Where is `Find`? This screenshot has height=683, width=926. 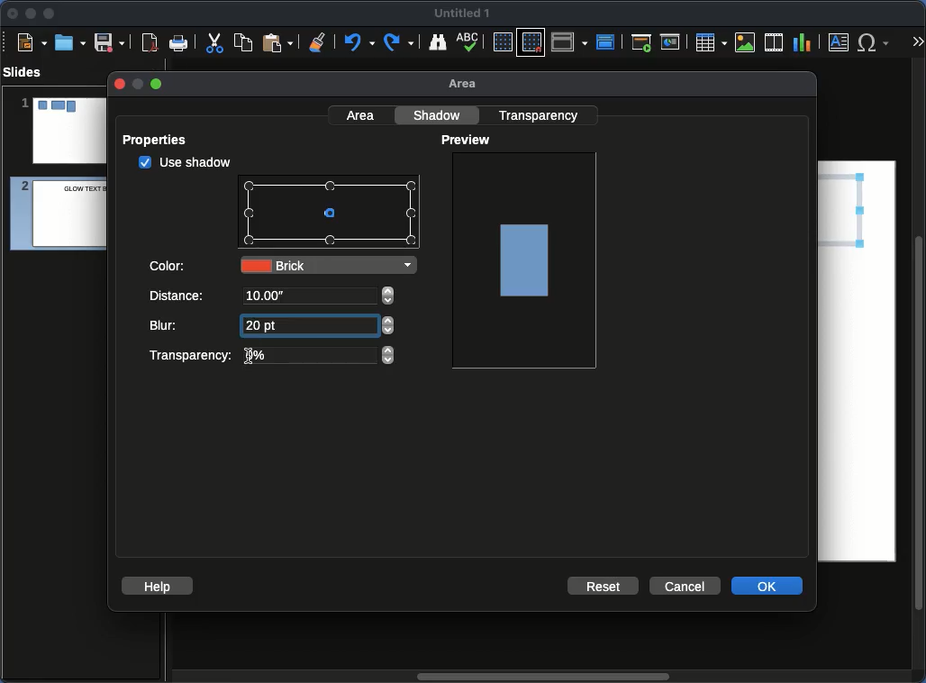
Find is located at coordinates (437, 41).